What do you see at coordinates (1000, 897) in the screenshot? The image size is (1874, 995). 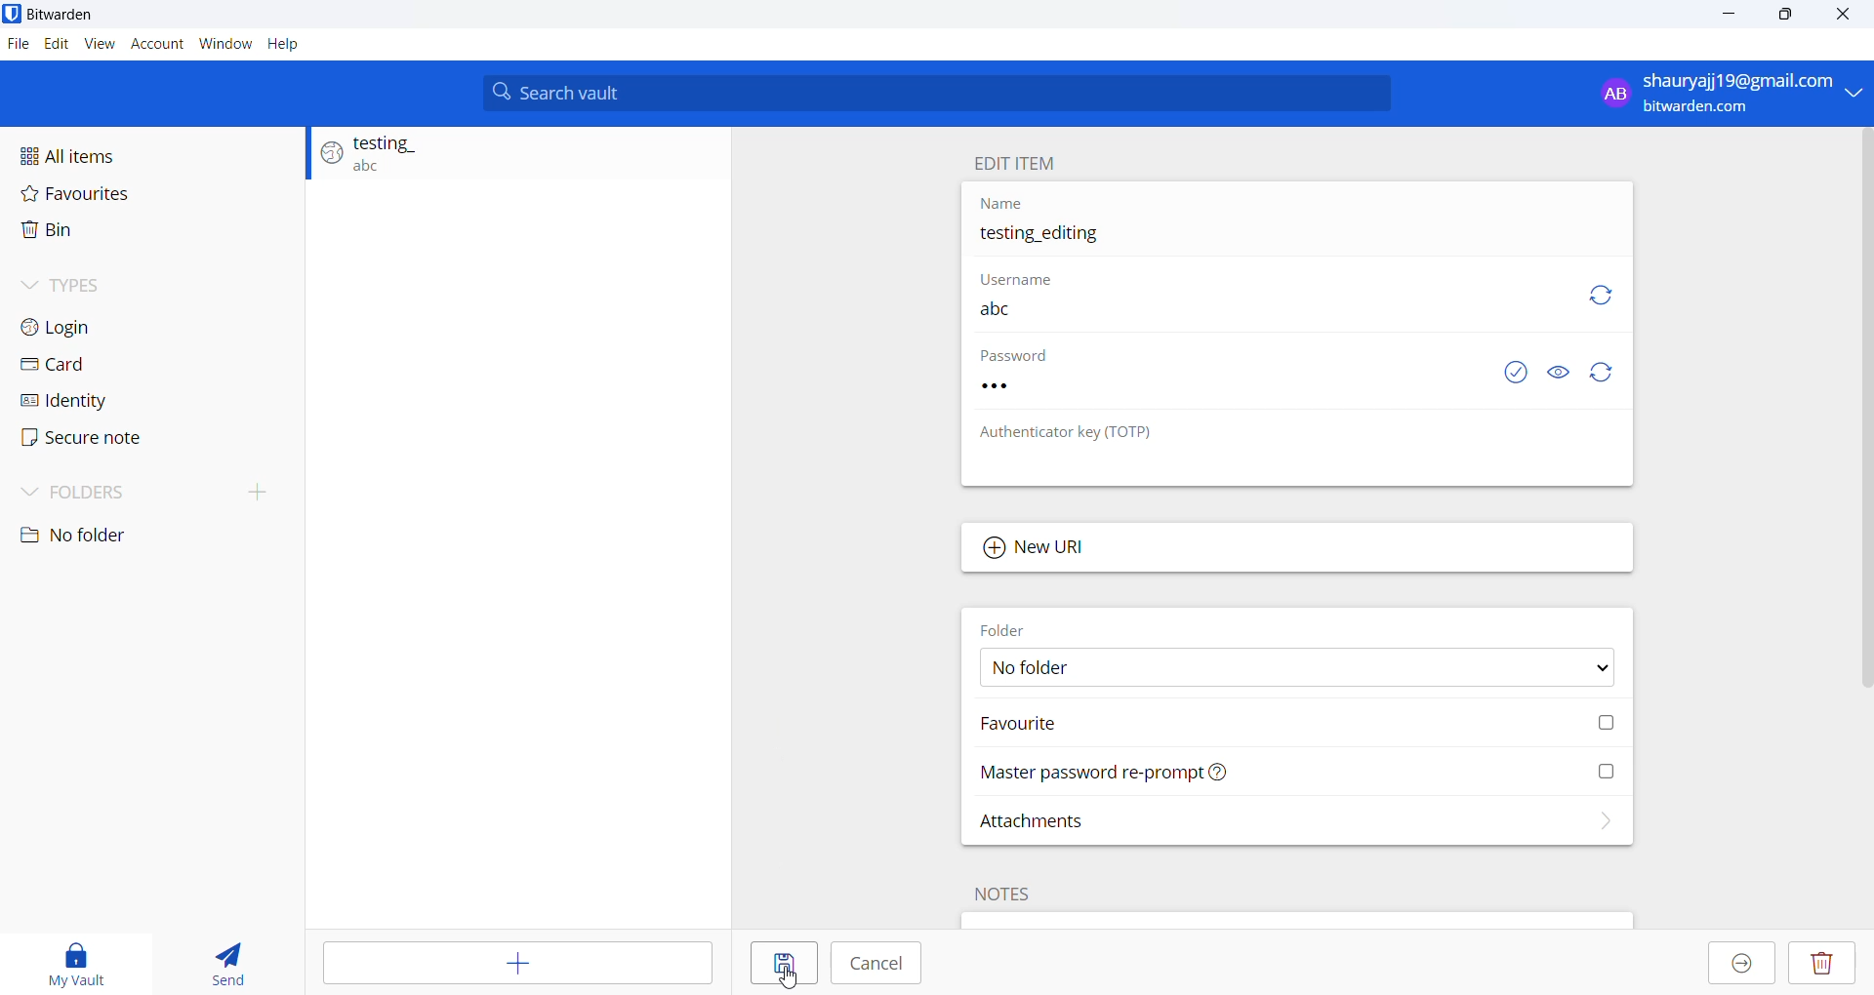 I see `Note heading` at bounding box center [1000, 897].